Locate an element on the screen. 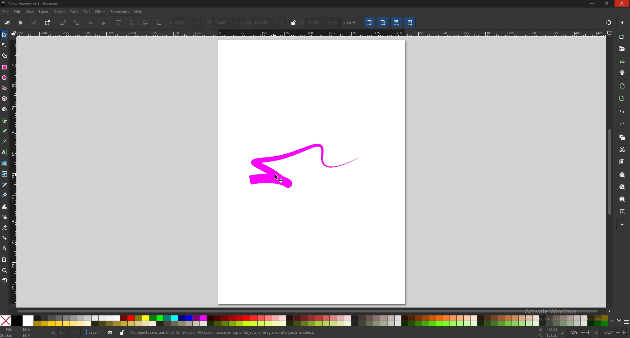 The image size is (630, 338). flip horizontally is located at coordinates (105, 23).